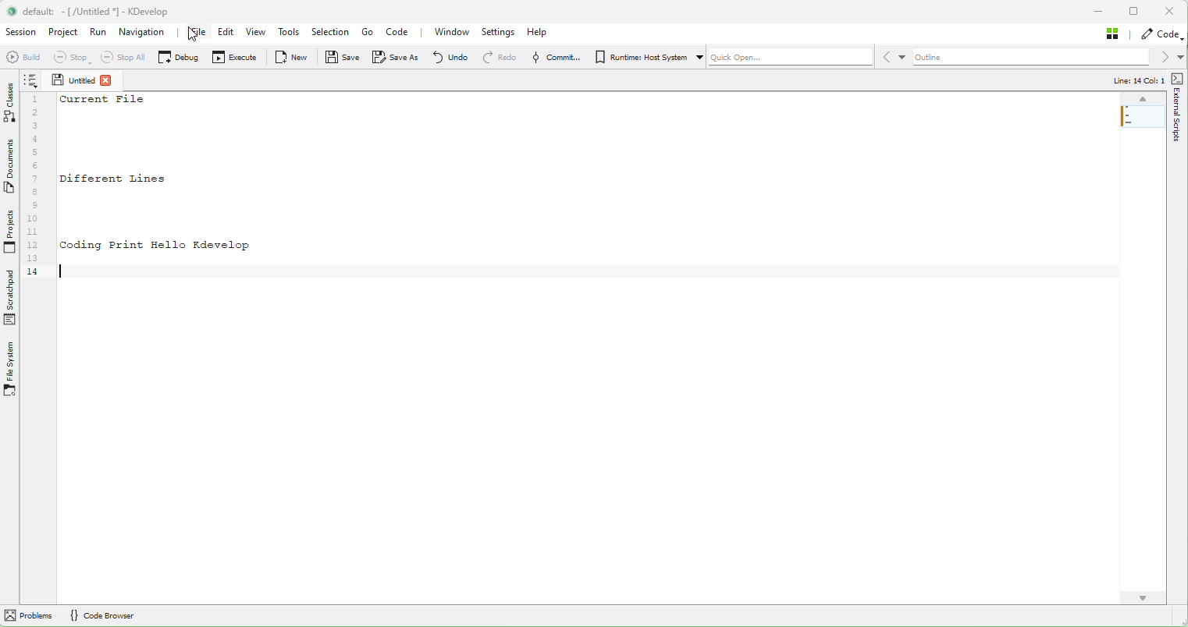 Image resolution: width=1188 pixels, height=627 pixels. What do you see at coordinates (1142, 598) in the screenshot?
I see `down` at bounding box center [1142, 598].